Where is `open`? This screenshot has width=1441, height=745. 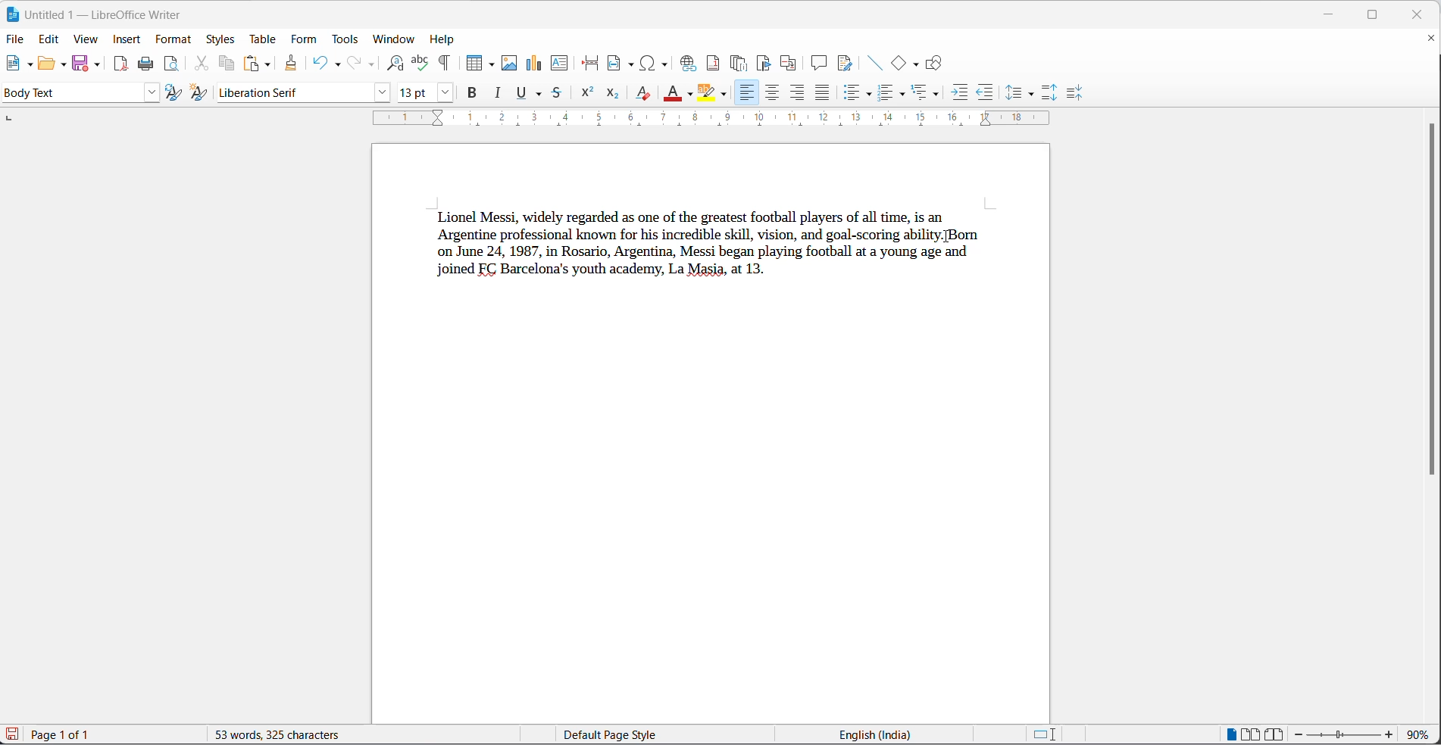 open is located at coordinates (44, 65).